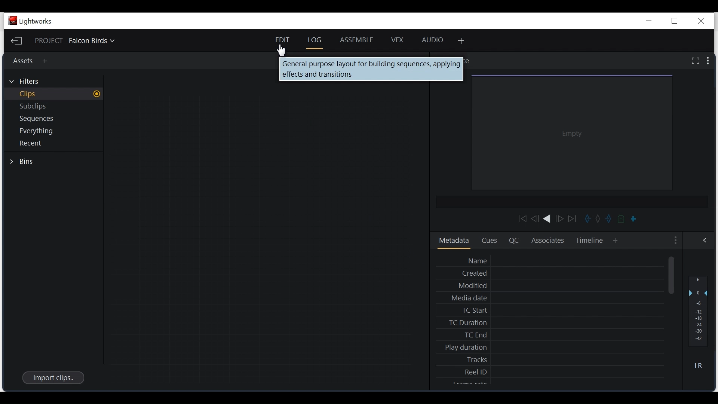 This screenshot has height=404, width=718. I want to click on Bins, so click(23, 162).